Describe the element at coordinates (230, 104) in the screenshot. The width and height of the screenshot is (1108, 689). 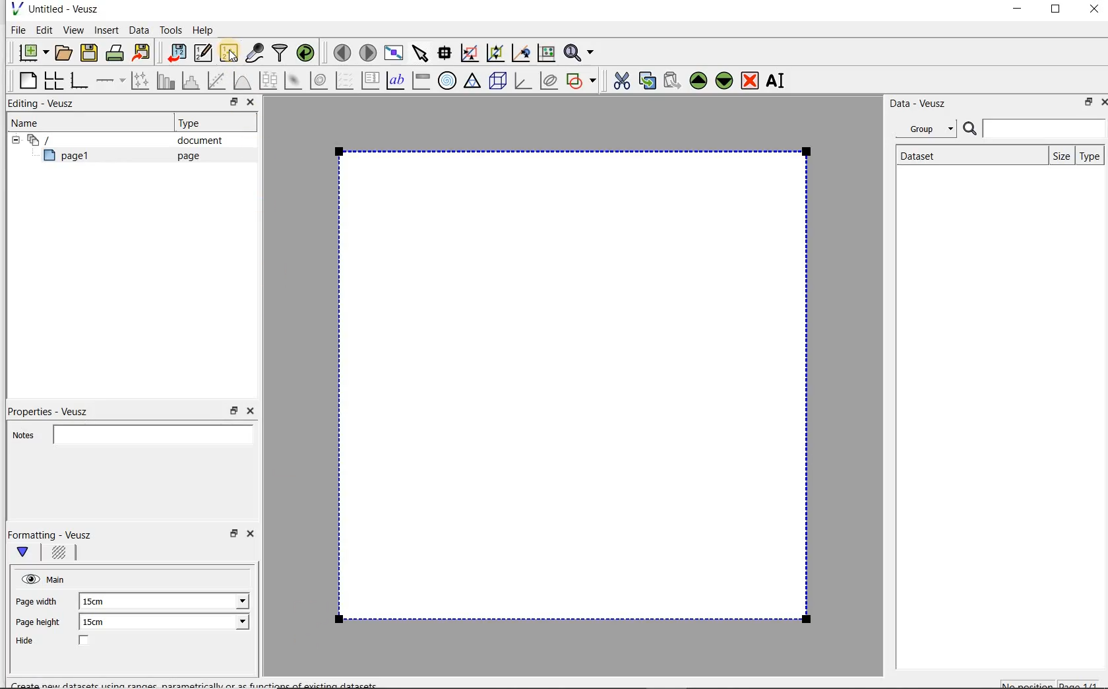
I see `restore down` at that location.